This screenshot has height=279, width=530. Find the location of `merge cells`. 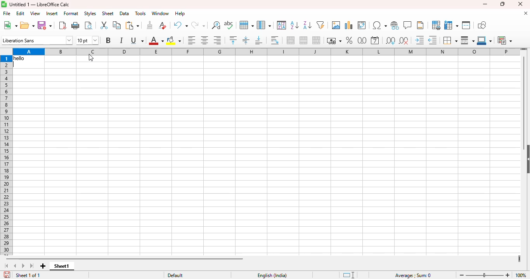

merge cells is located at coordinates (304, 40).